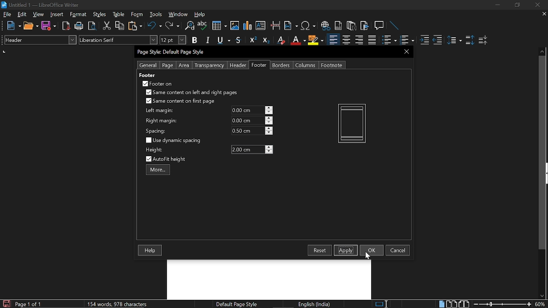 Image resolution: width=548 pixels, height=308 pixels. Describe the element at coordinates (79, 26) in the screenshot. I see `Print` at that location.